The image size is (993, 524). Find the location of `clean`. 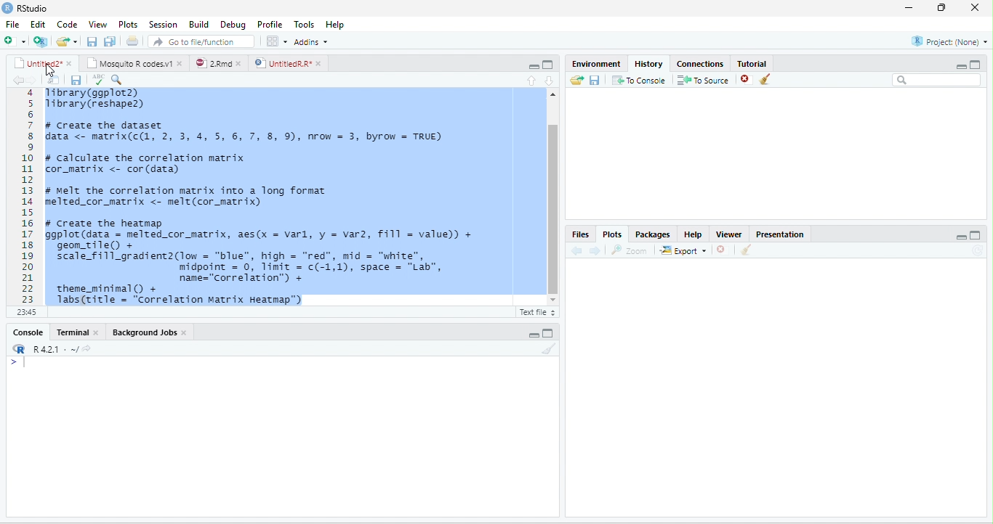

clean is located at coordinates (775, 81).